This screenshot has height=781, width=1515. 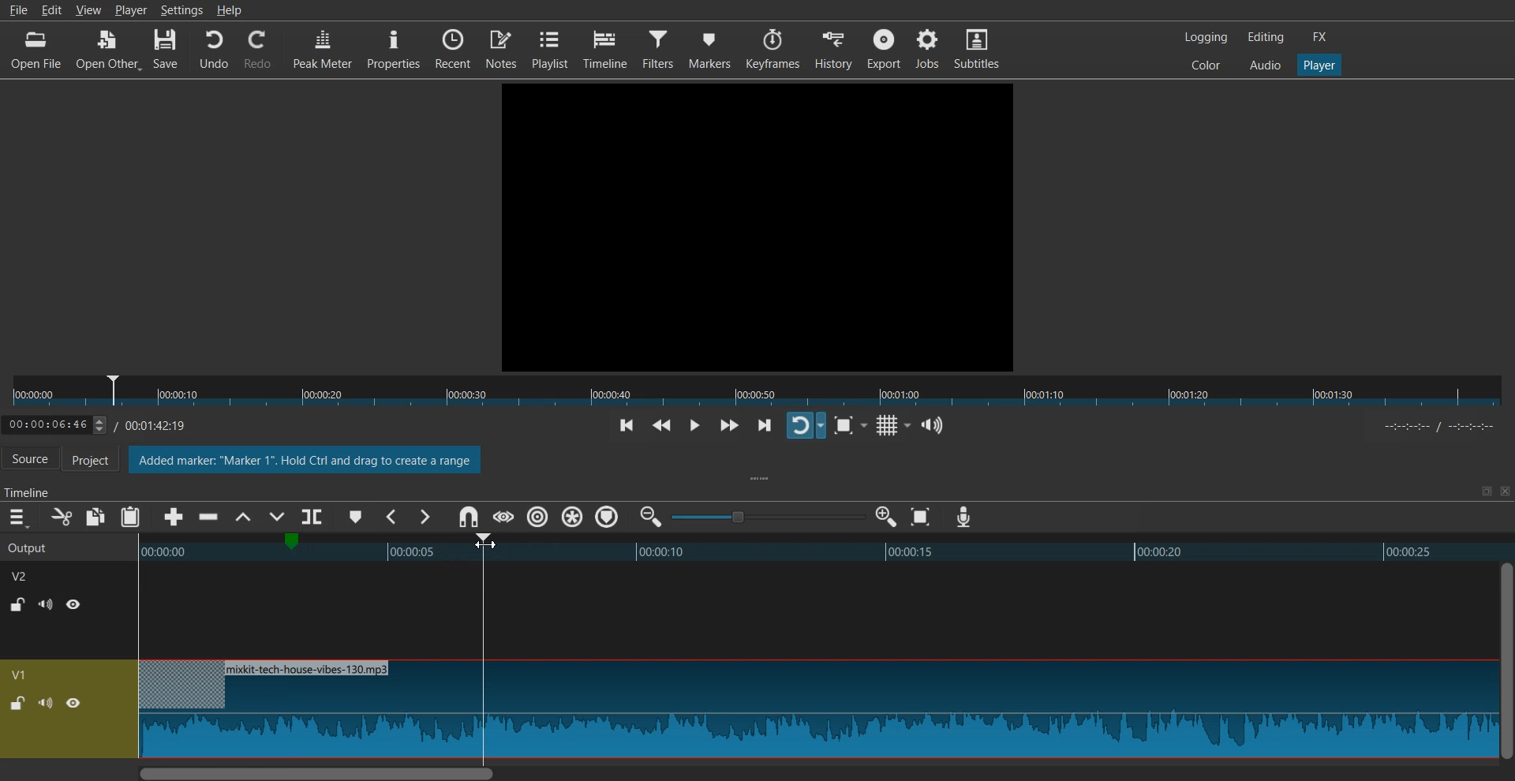 I want to click on Zoom adjuster toggle, so click(x=768, y=517).